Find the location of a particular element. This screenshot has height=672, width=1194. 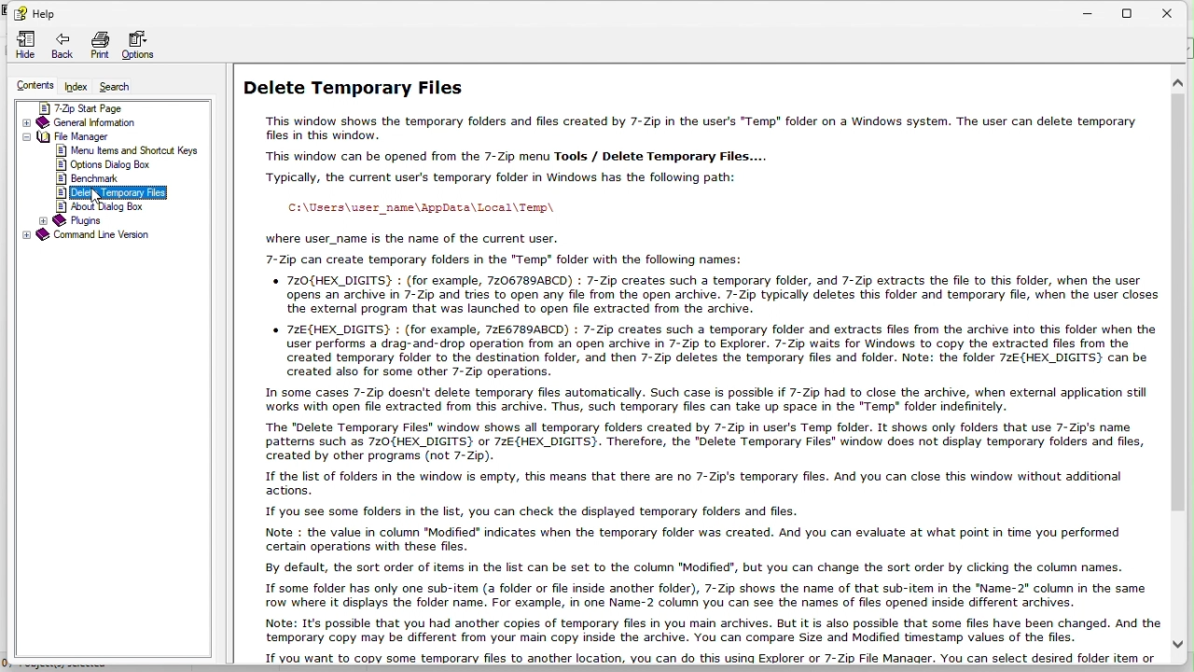

Close is located at coordinates (1176, 11).